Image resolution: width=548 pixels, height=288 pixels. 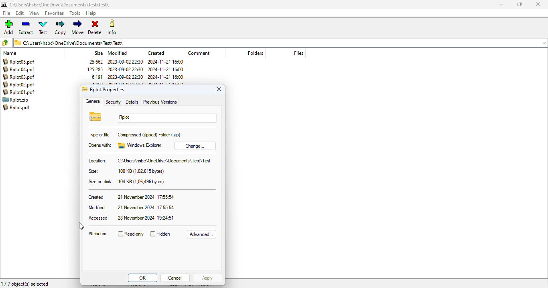 I want to click on help, so click(x=91, y=14).